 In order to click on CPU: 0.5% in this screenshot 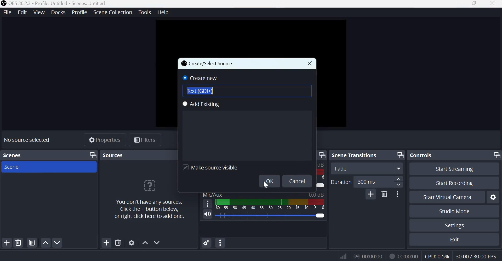, I will do `click(437, 256)`.